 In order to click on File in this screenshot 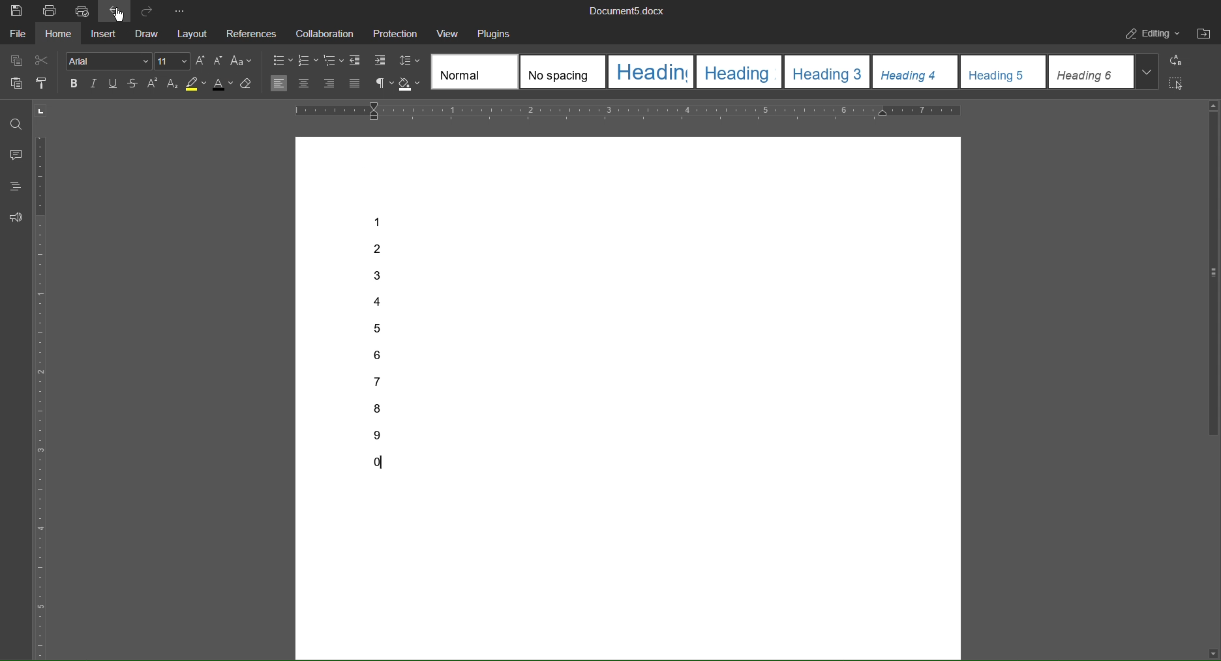, I will do `click(18, 33)`.